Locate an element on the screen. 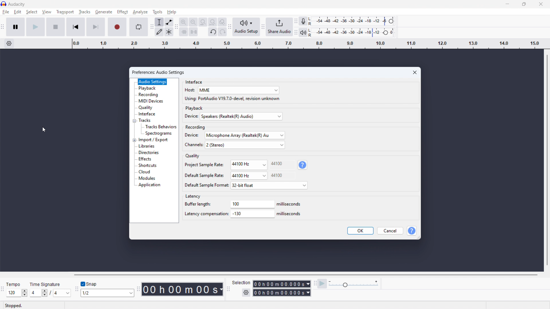 Image resolution: width=550 pixels, height=309 pixels. miliseconds is located at coordinates (288, 214).